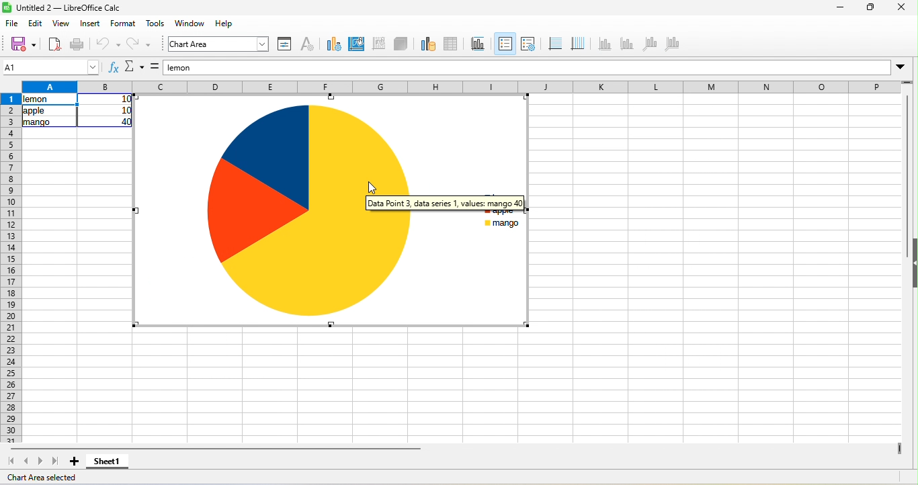  I want to click on window, so click(192, 24).